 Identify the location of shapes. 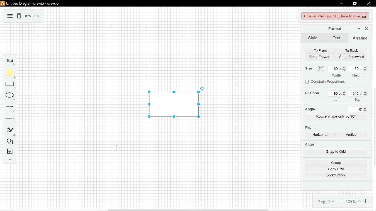
(11, 142).